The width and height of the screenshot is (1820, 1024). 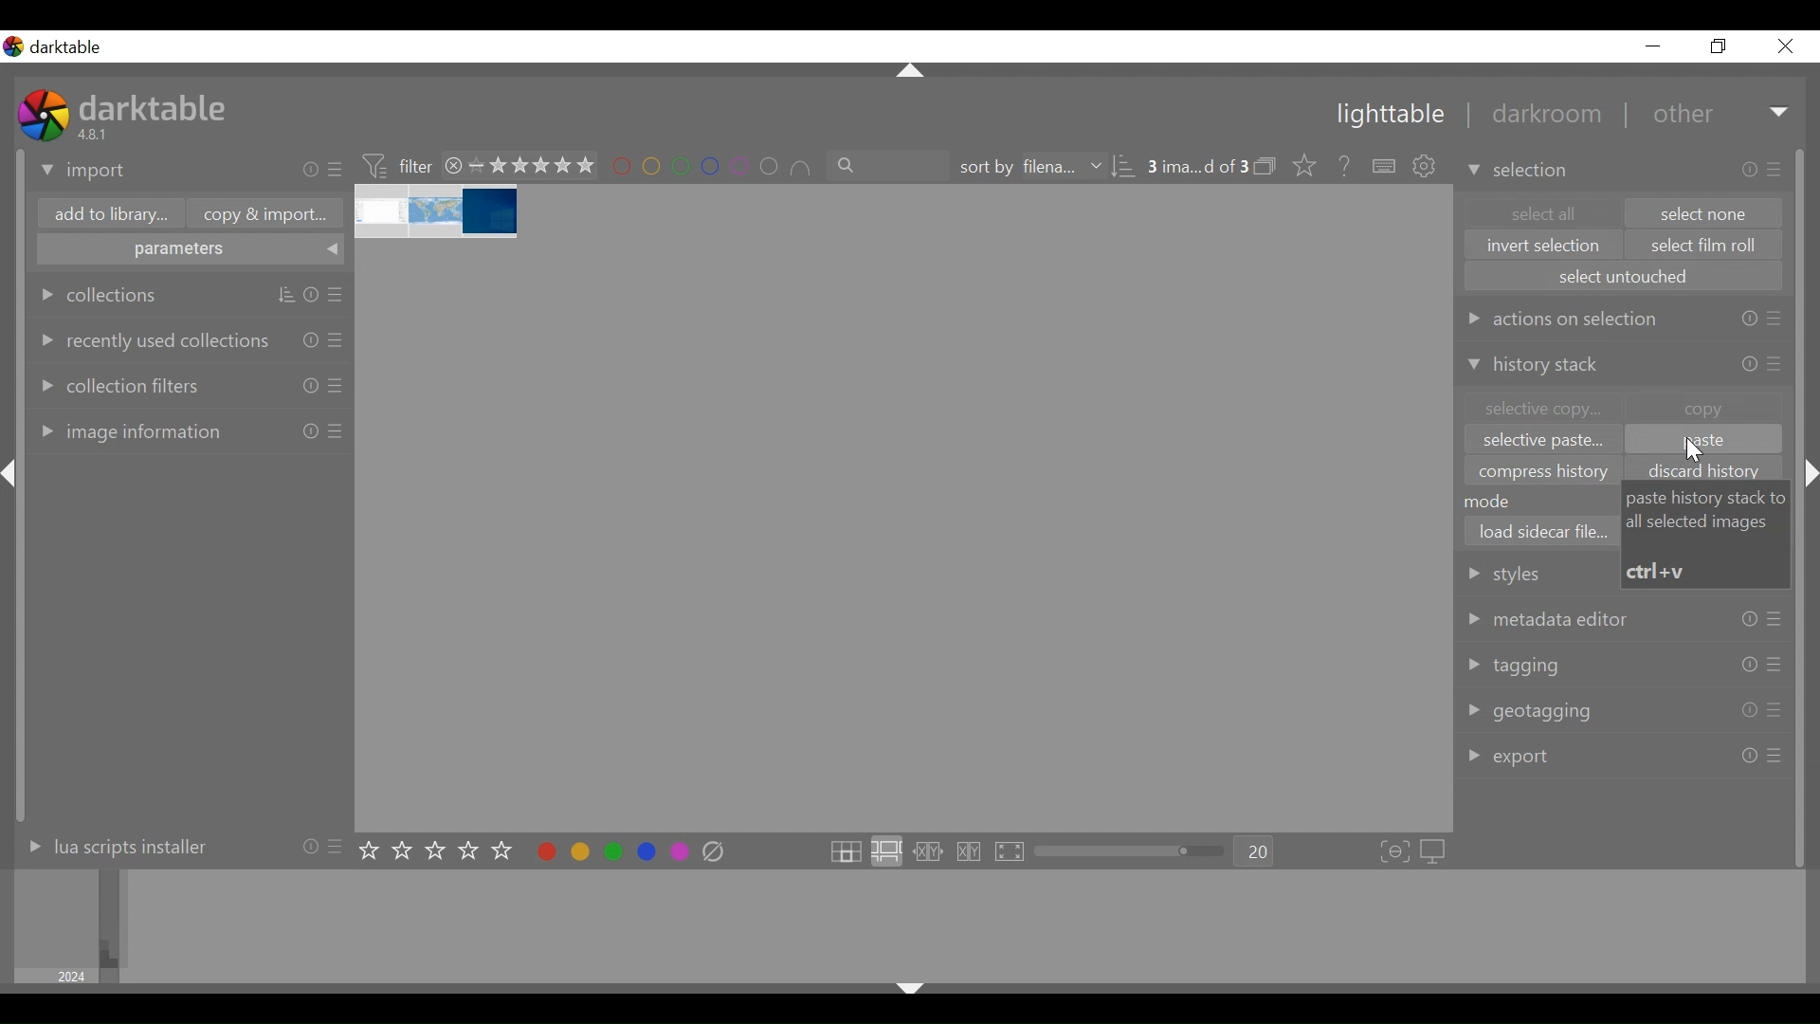 I want to click on filter by text, so click(x=890, y=166).